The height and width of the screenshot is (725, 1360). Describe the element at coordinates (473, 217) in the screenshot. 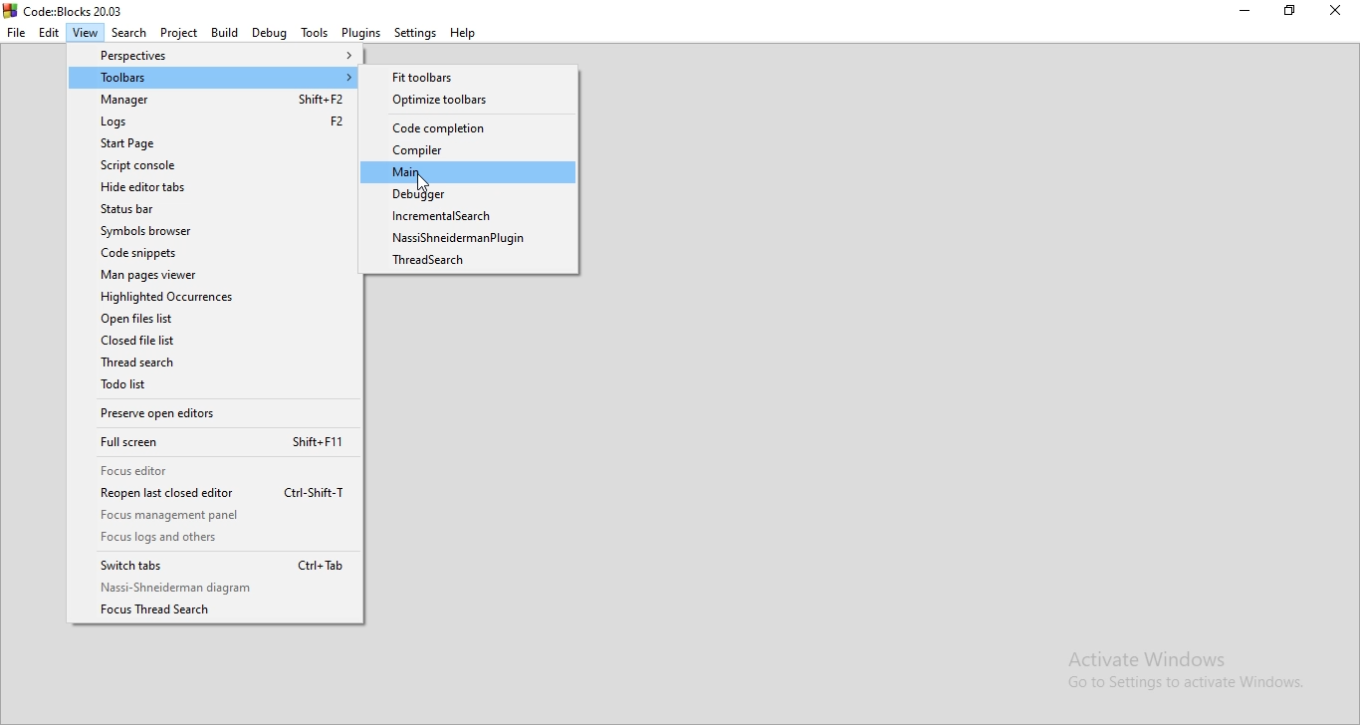

I see `IncrementalSearch` at that location.